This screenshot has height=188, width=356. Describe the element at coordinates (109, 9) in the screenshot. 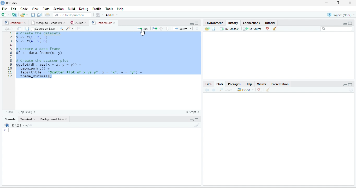

I see `Tools` at that location.